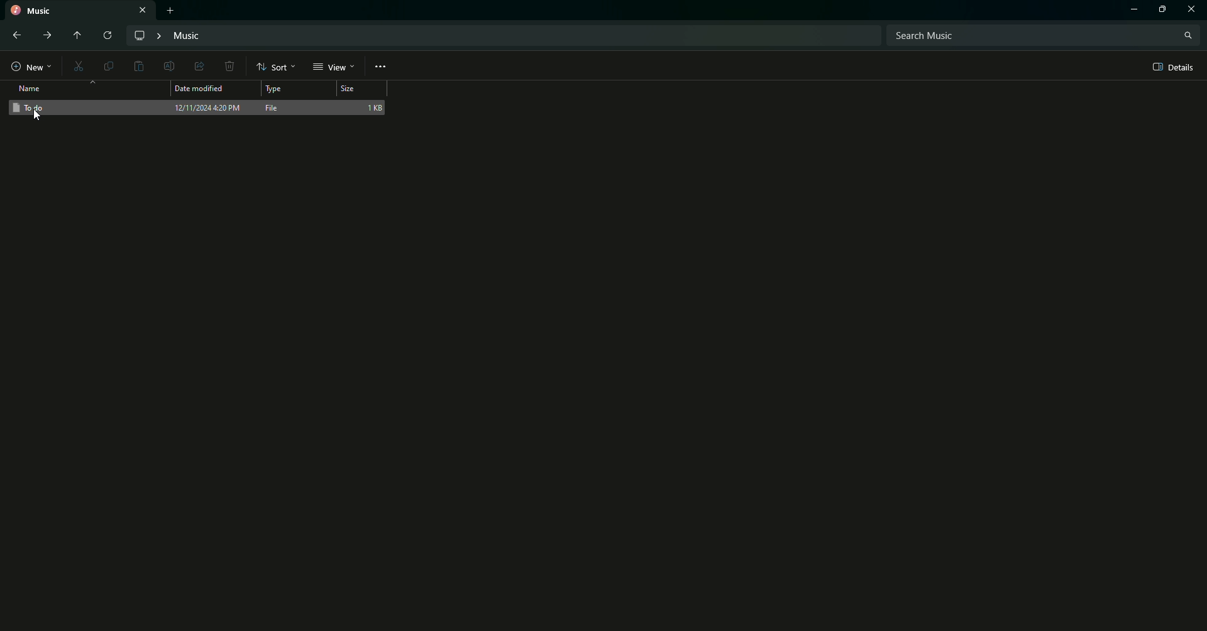 The height and width of the screenshot is (631, 1207). Describe the element at coordinates (1193, 9) in the screenshot. I see `Close` at that location.